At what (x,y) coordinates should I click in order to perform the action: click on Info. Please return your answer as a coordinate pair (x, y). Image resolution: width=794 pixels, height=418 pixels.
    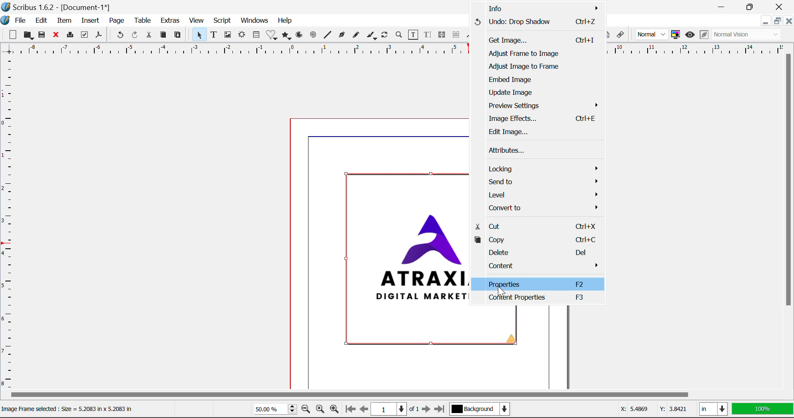
    Looking at the image, I should click on (536, 9).